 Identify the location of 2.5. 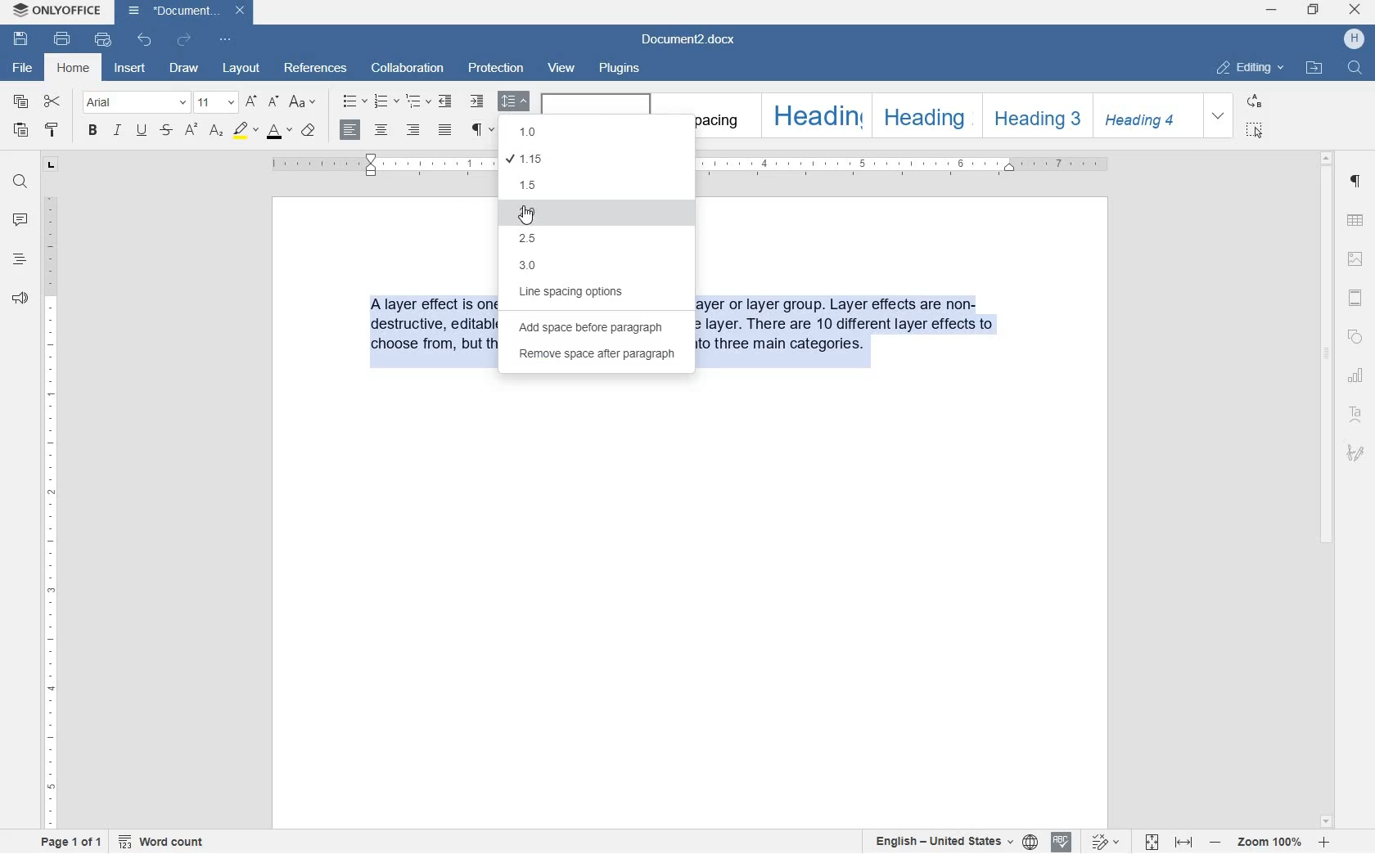
(529, 238).